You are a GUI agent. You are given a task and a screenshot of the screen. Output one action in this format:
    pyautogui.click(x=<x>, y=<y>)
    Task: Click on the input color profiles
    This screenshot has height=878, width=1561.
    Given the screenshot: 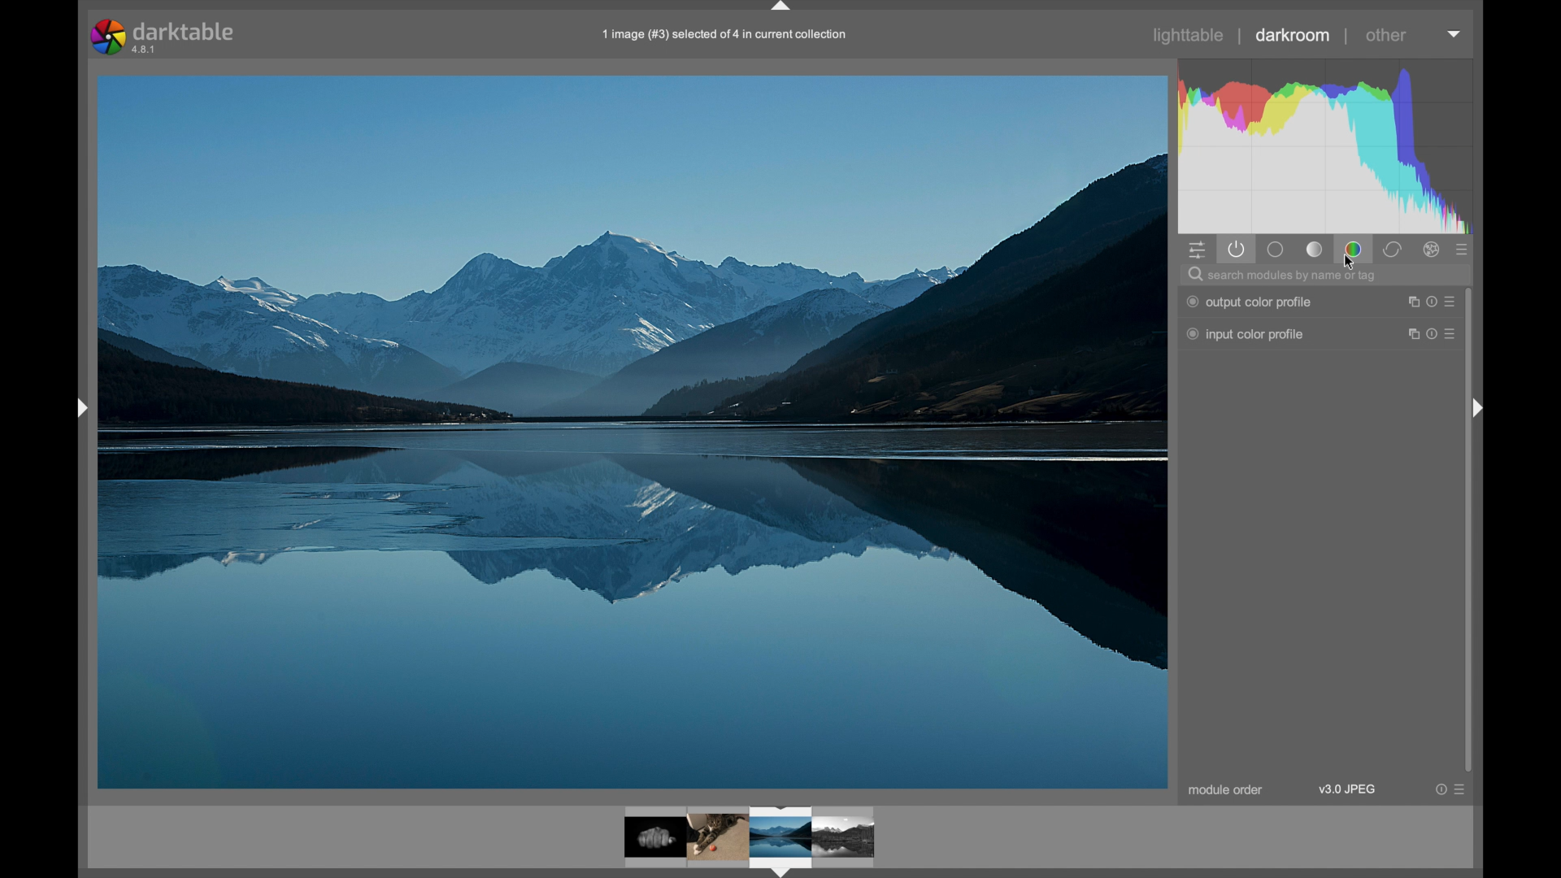 What is the action you would take?
    pyautogui.click(x=1246, y=335)
    